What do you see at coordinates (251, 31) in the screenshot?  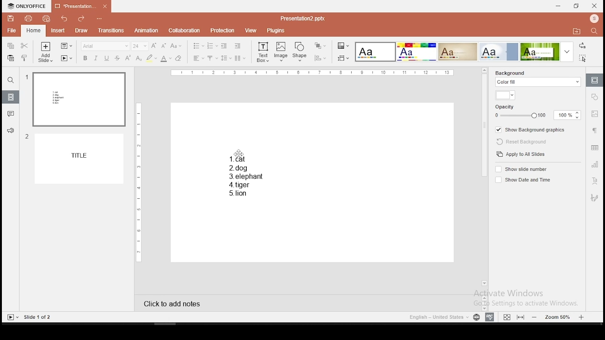 I see `view` at bounding box center [251, 31].